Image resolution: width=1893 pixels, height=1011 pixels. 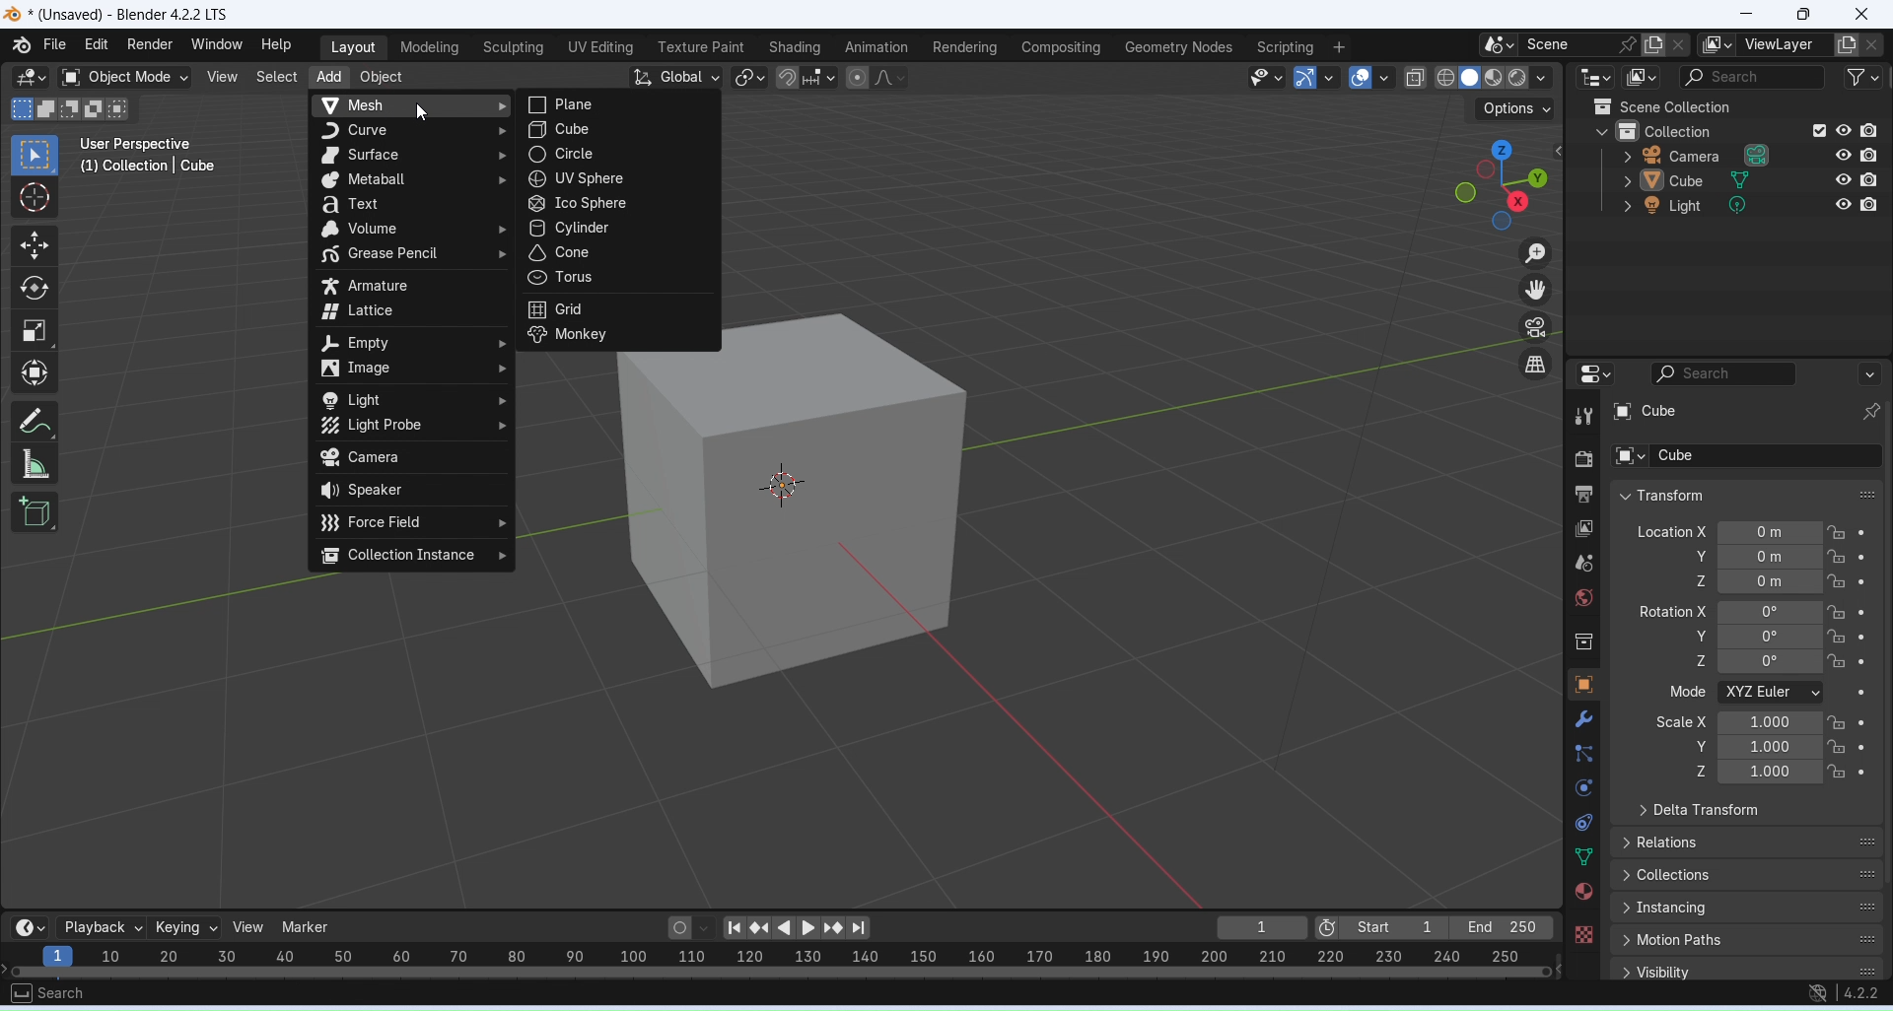 What do you see at coordinates (1583, 822) in the screenshot?
I see `Constraints` at bounding box center [1583, 822].